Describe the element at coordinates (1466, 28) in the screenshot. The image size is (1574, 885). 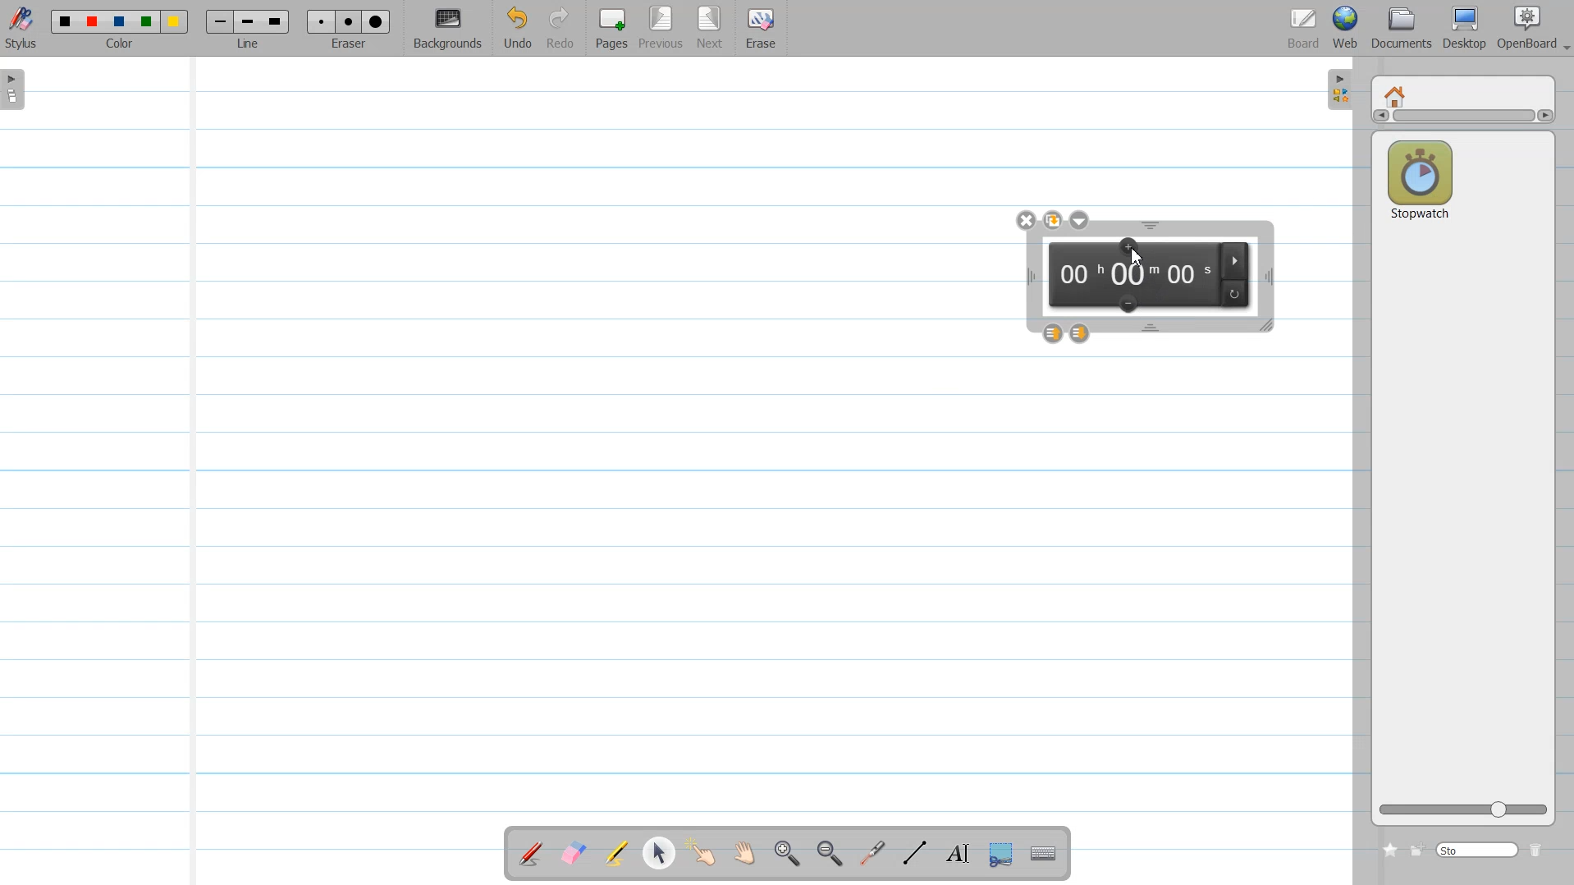
I see `Desktop` at that location.